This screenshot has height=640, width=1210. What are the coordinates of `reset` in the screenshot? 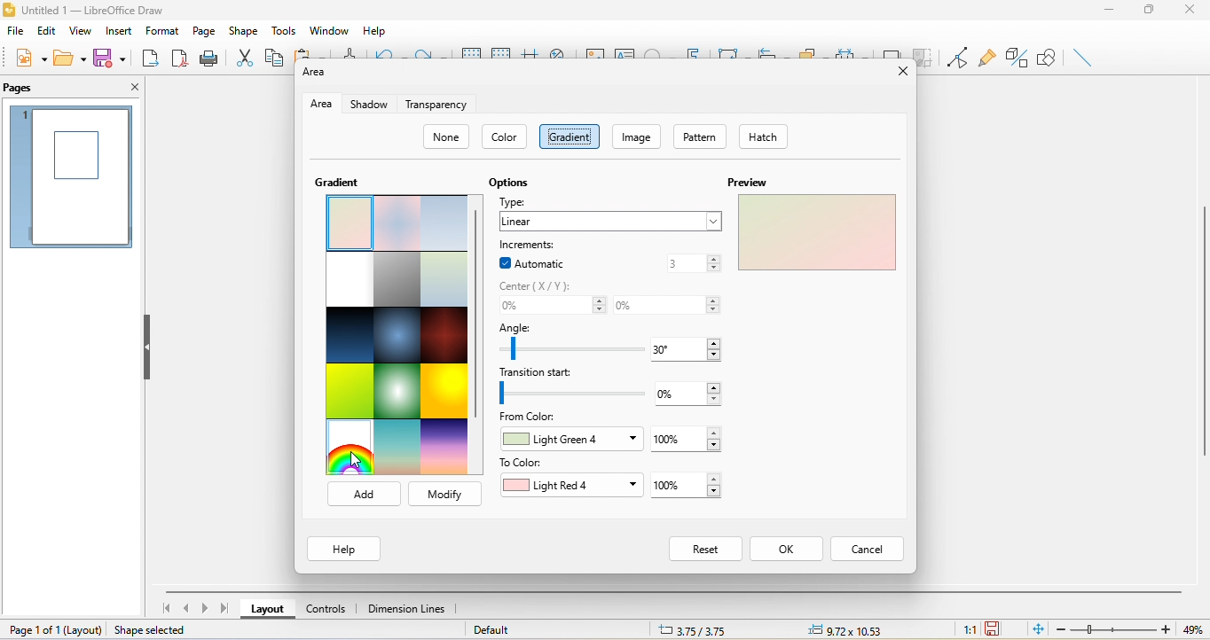 It's located at (705, 550).